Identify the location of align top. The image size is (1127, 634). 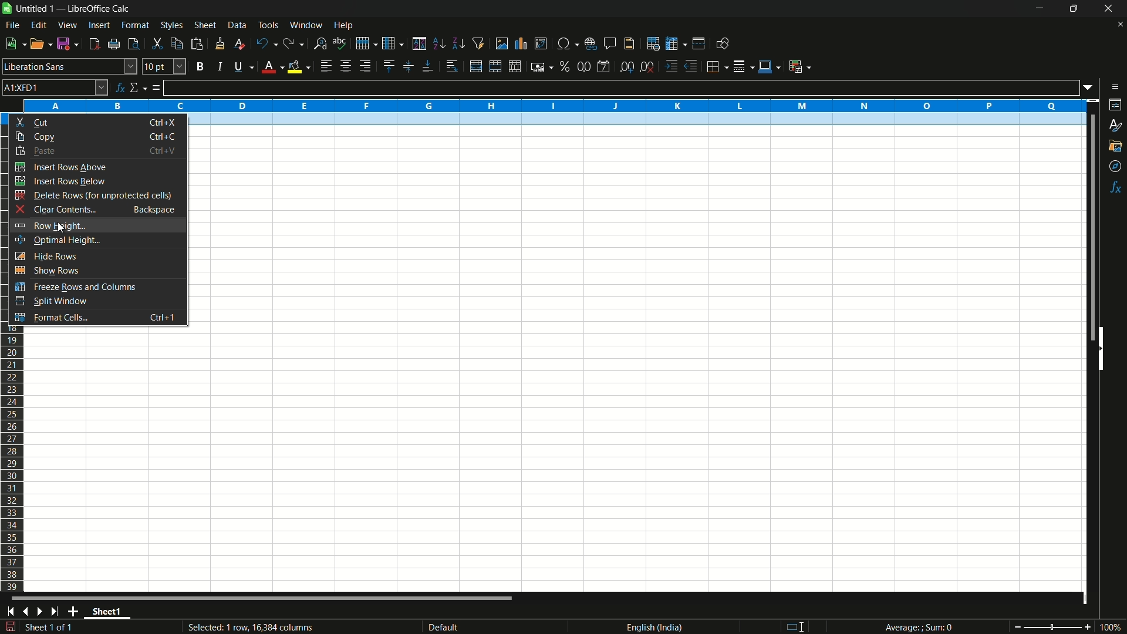
(388, 66).